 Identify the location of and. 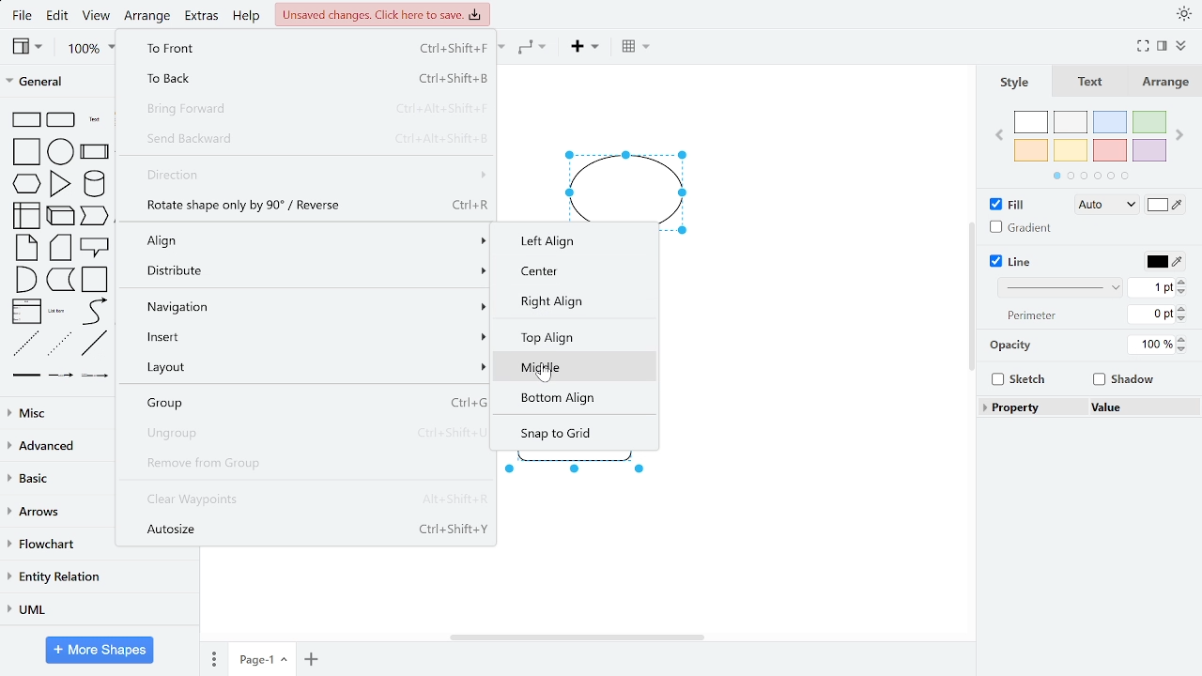
(24, 279).